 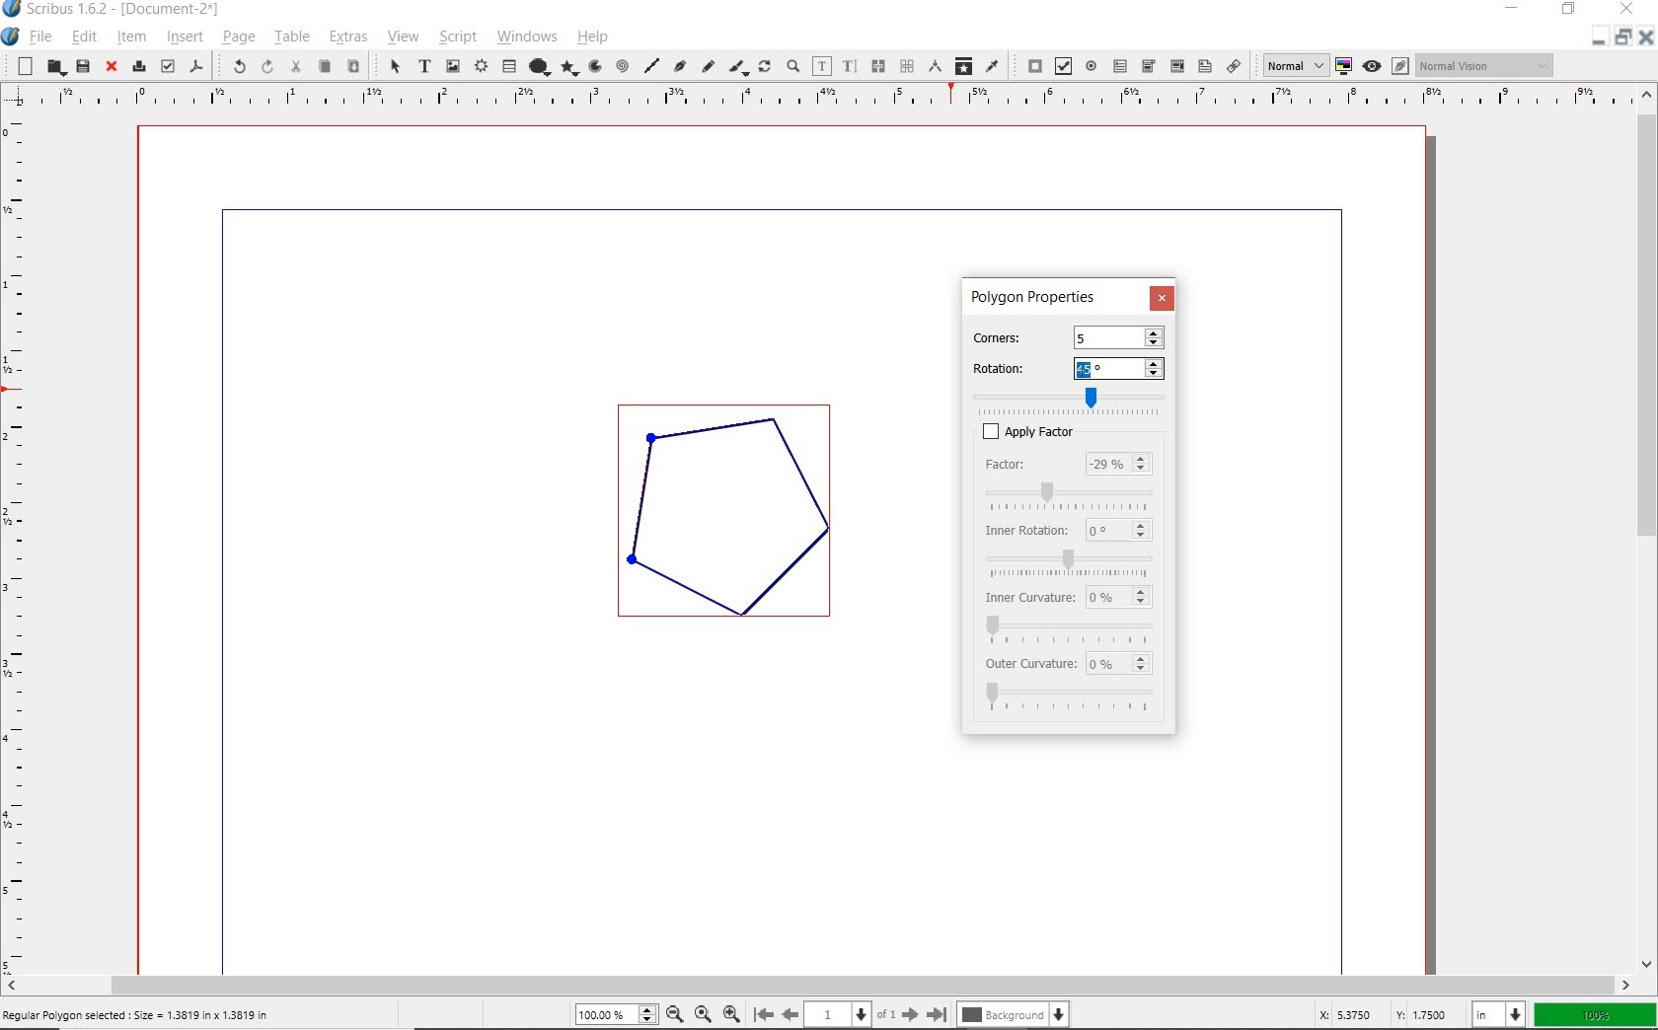 I want to click on save, so click(x=82, y=65).